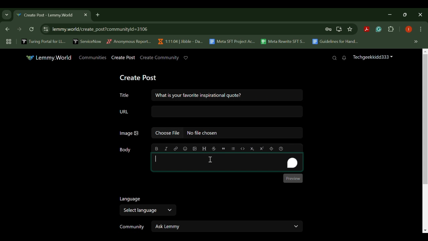 Image resolution: width=428 pixels, height=241 pixels. What do you see at coordinates (344, 58) in the screenshot?
I see `Notifications` at bounding box center [344, 58].